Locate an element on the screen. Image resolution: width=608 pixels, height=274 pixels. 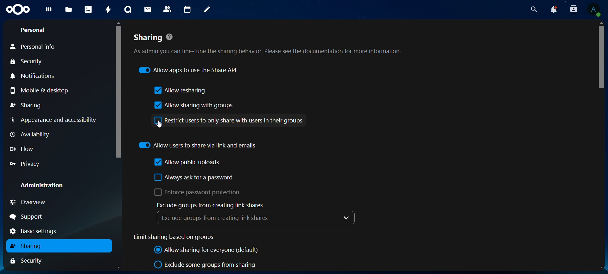
allow sharing with groups is located at coordinates (192, 105).